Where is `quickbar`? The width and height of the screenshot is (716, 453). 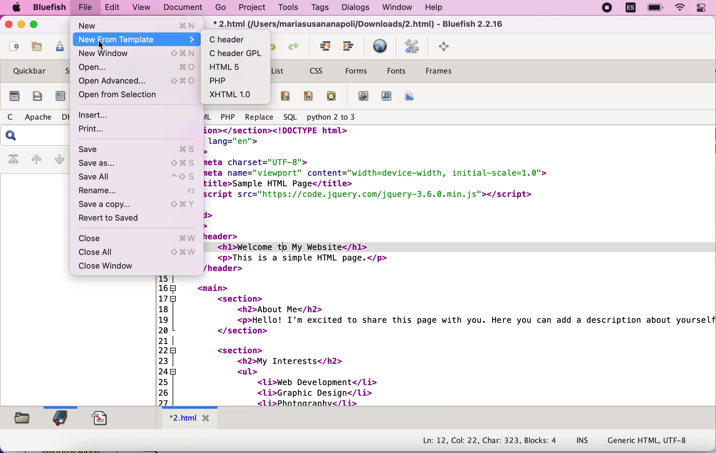 quickbar is located at coordinates (28, 71).